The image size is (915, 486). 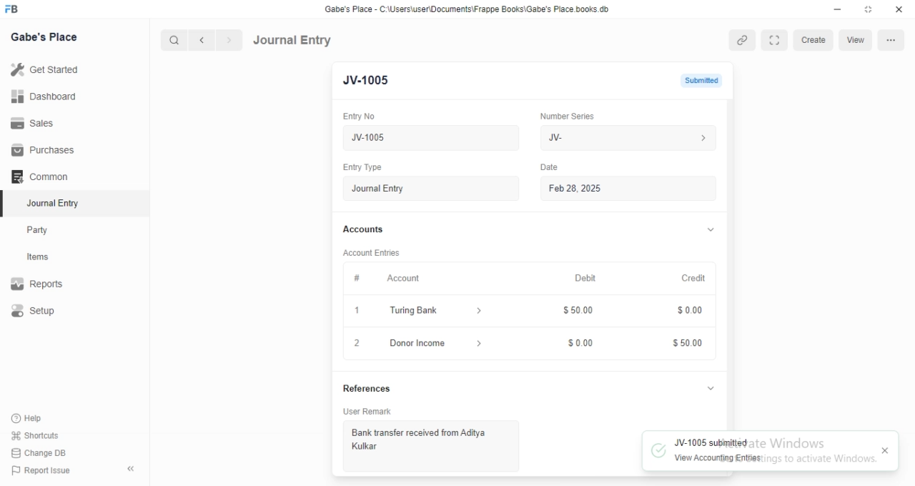 I want to click on User Remark, so click(x=370, y=411).